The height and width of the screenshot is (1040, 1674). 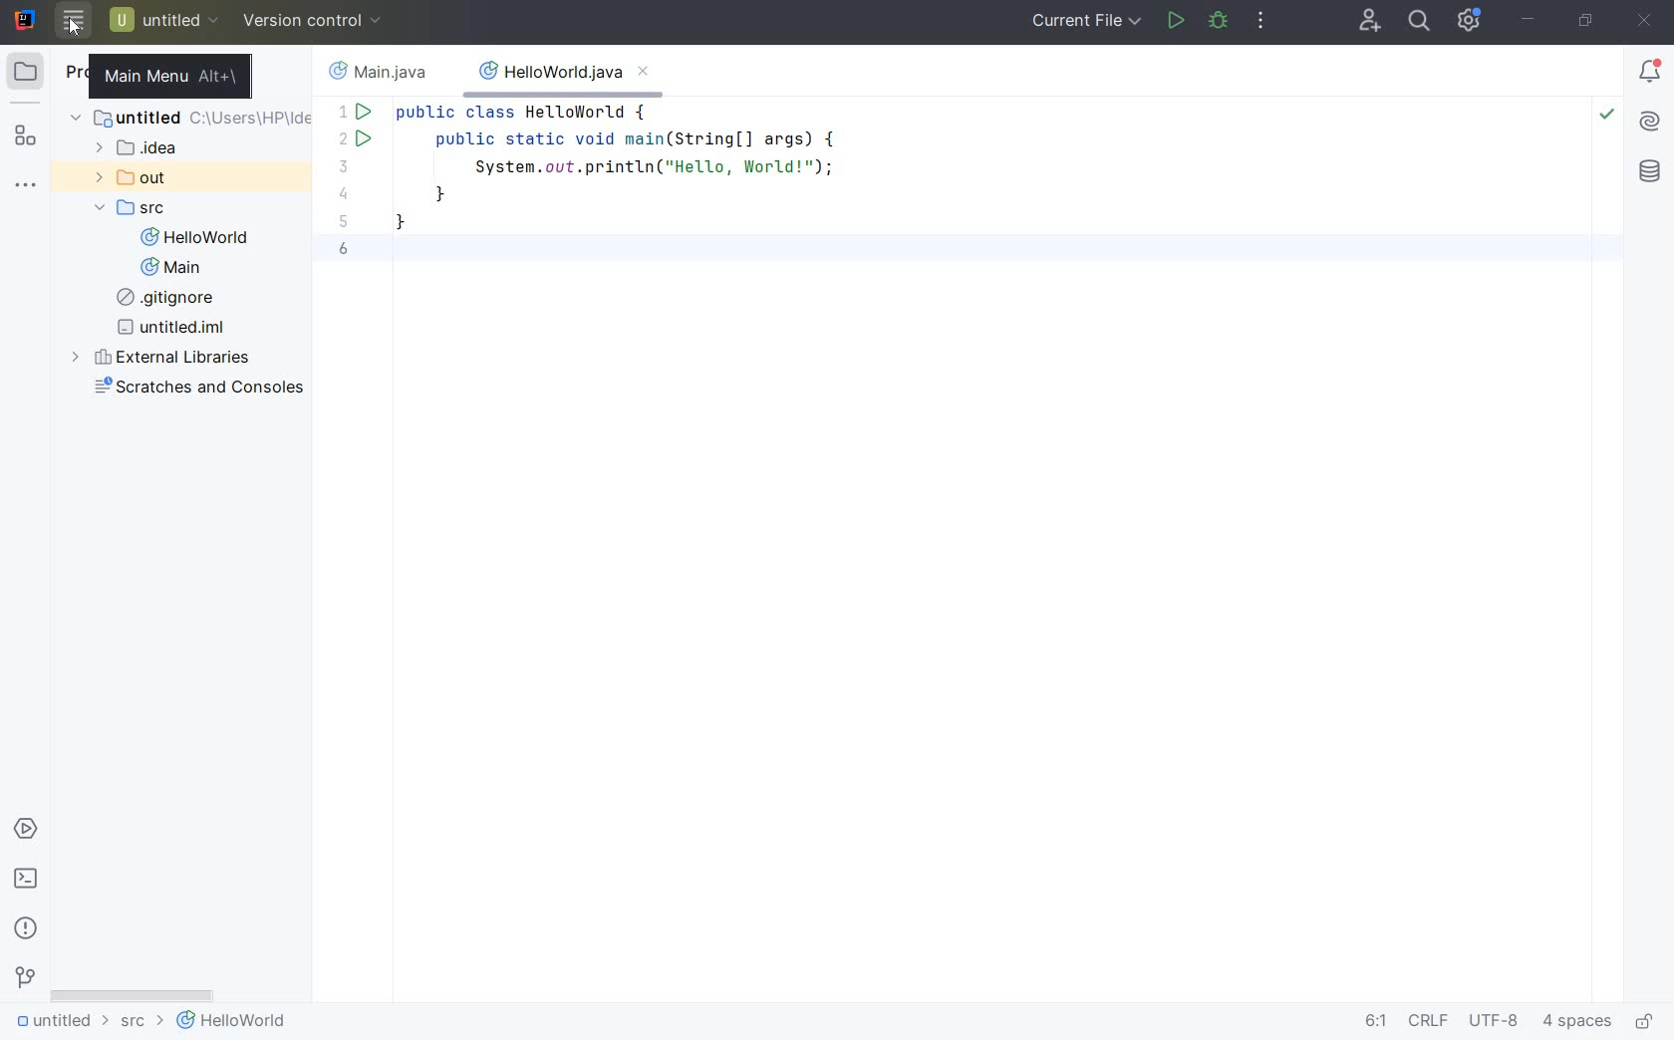 What do you see at coordinates (39, 71) in the screenshot?
I see `project` at bounding box center [39, 71].